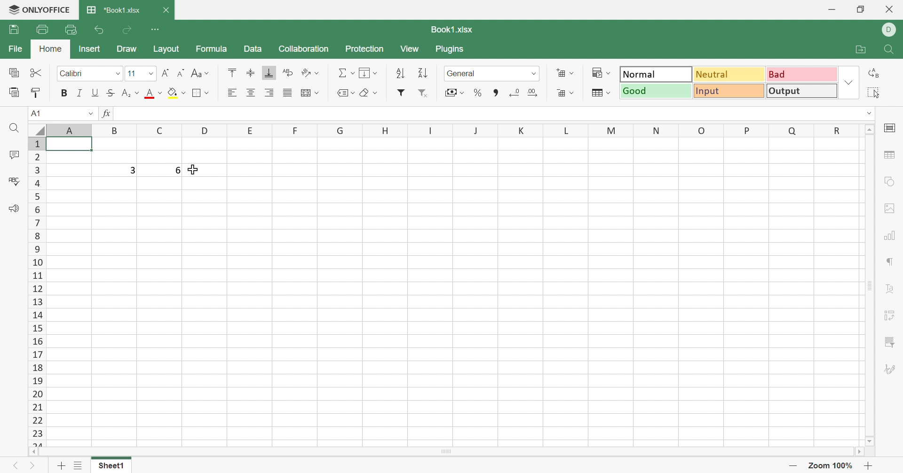 This screenshot has width=903, height=473. Describe the element at coordinates (270, 72) in the screenshot. I see `Align bottom` at that location.